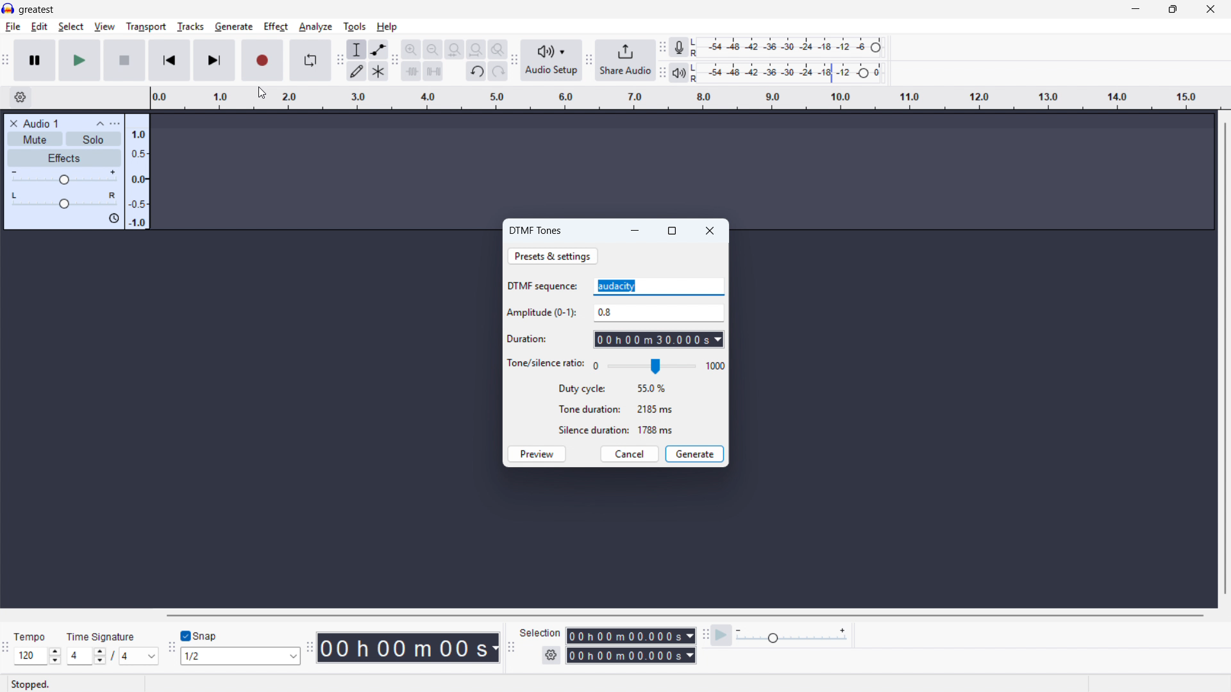  I want to click on recording meter toolbar, so click(662, 47).